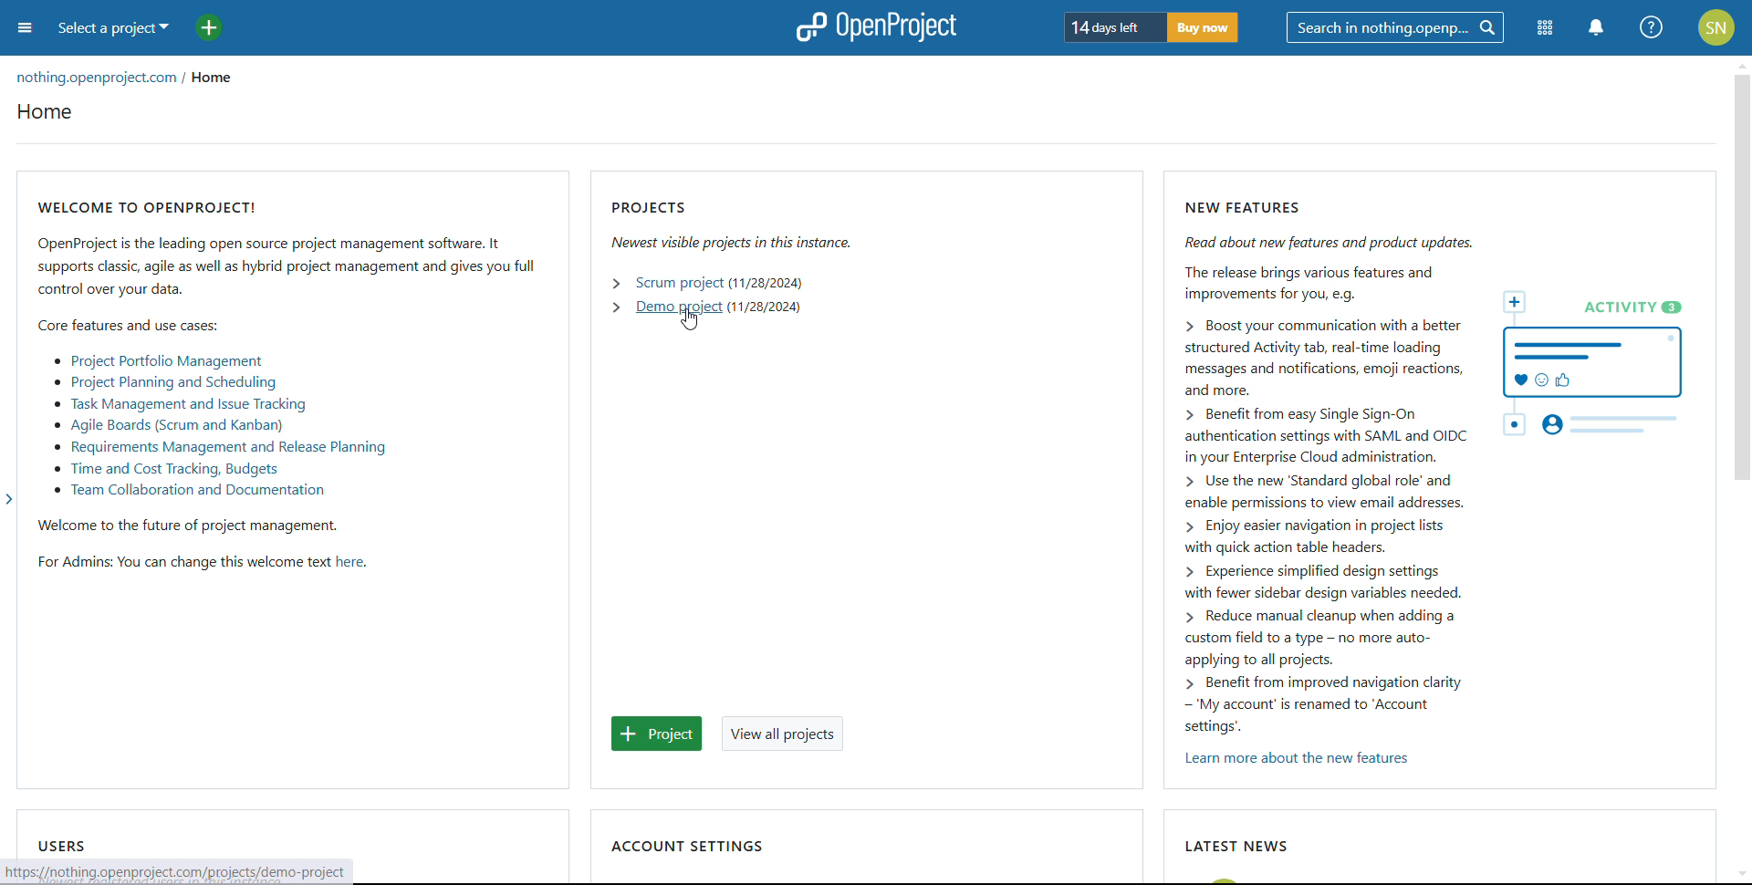 The width and height of the screenshot is (1752, 885). I want to click on latest news, so click(1235, 845).